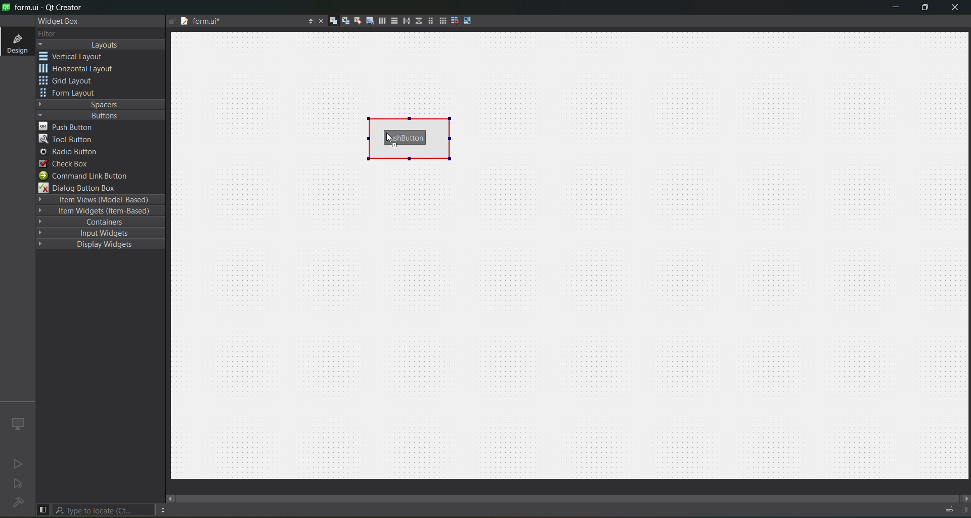 The image size is (971, 518). I want to click on move right, so click(964, 497).